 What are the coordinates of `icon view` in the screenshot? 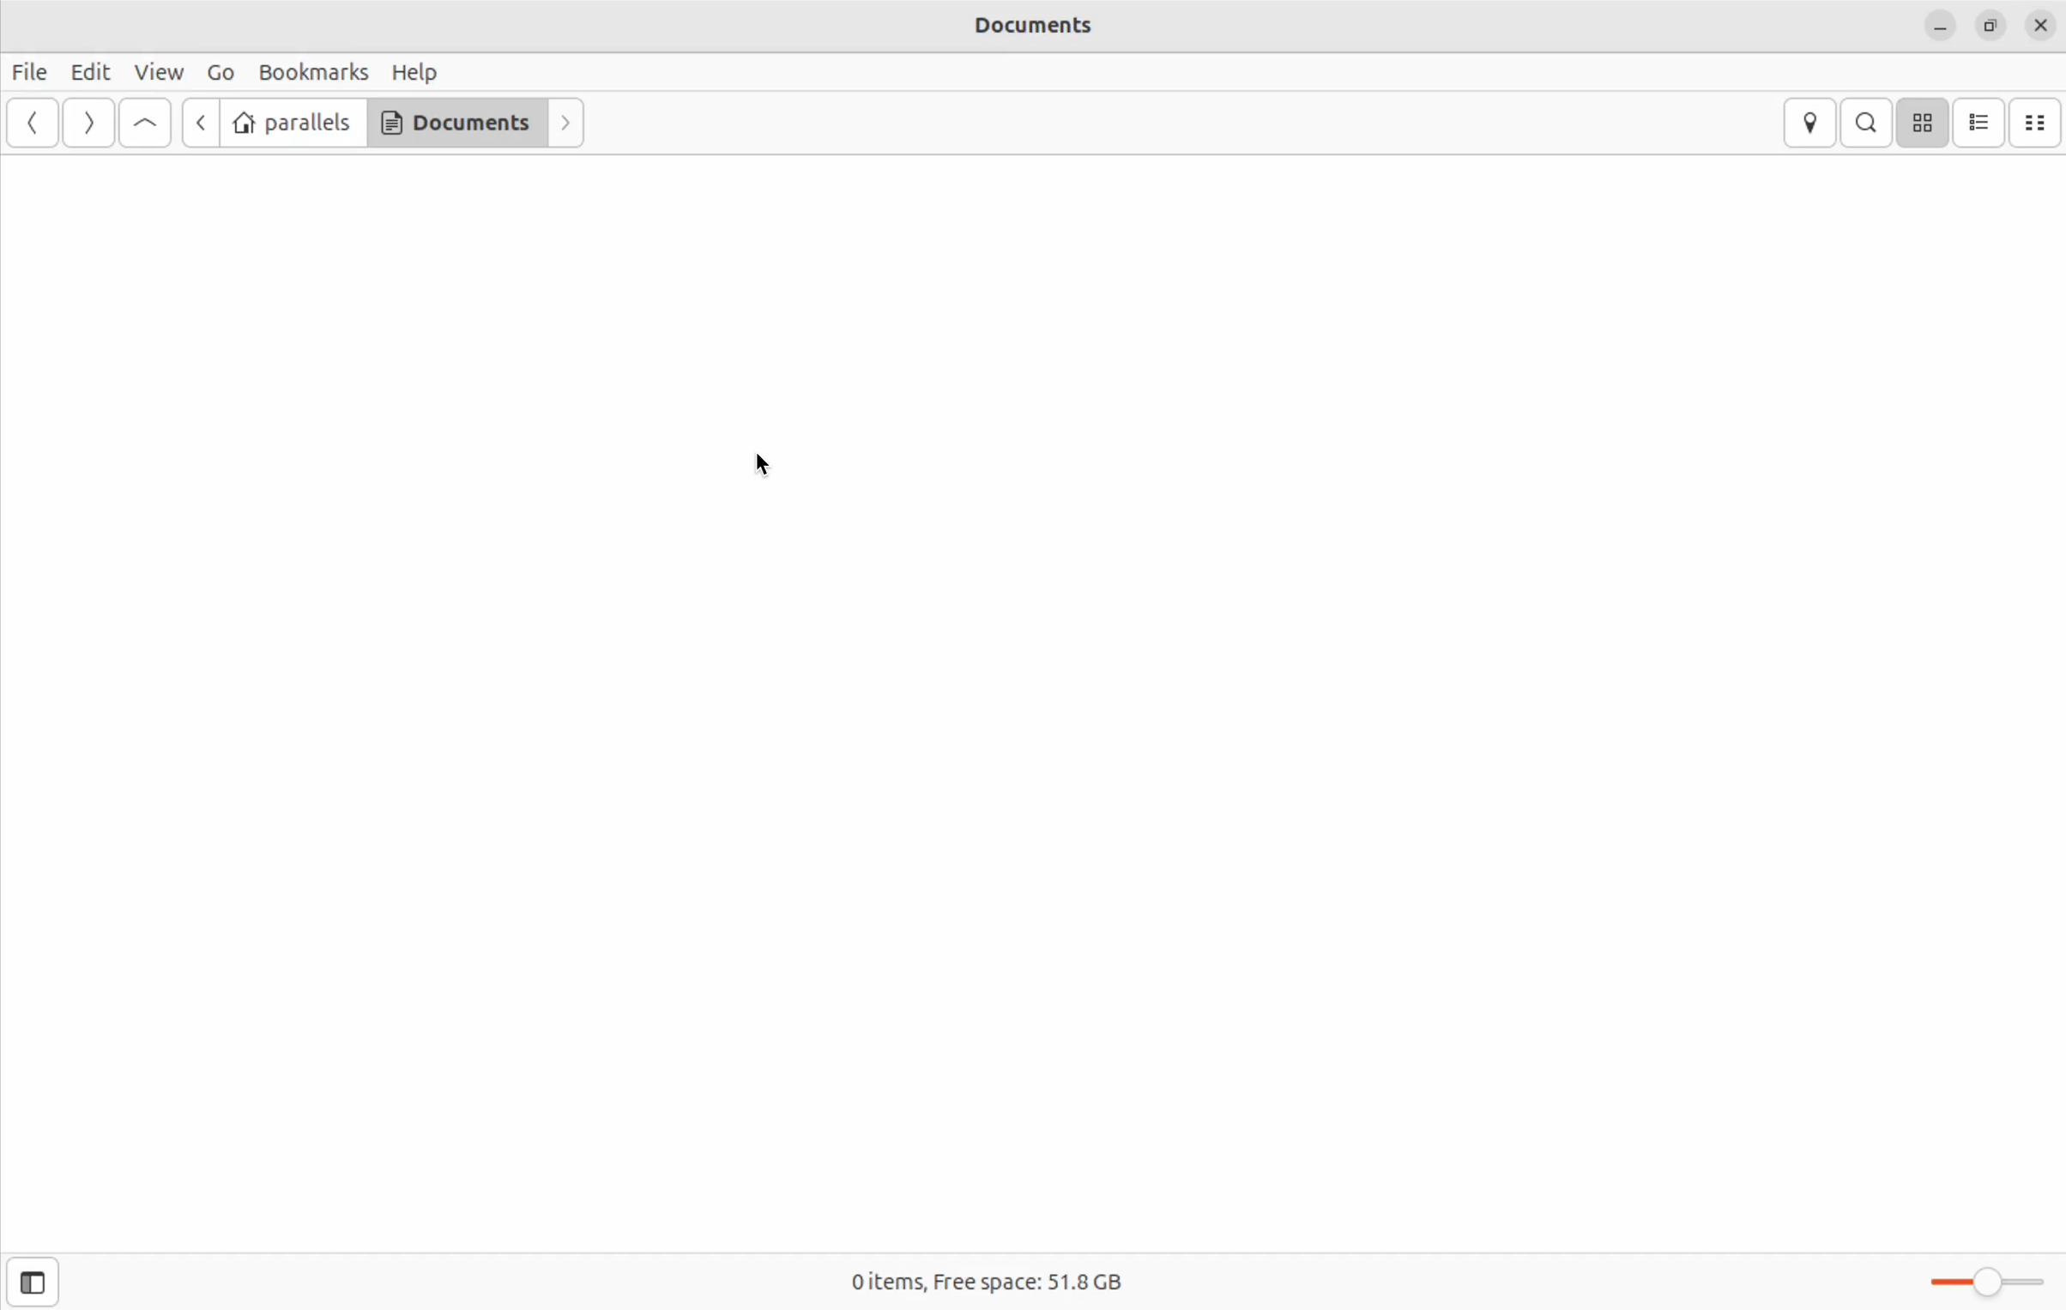 It's located at (1922, 123).